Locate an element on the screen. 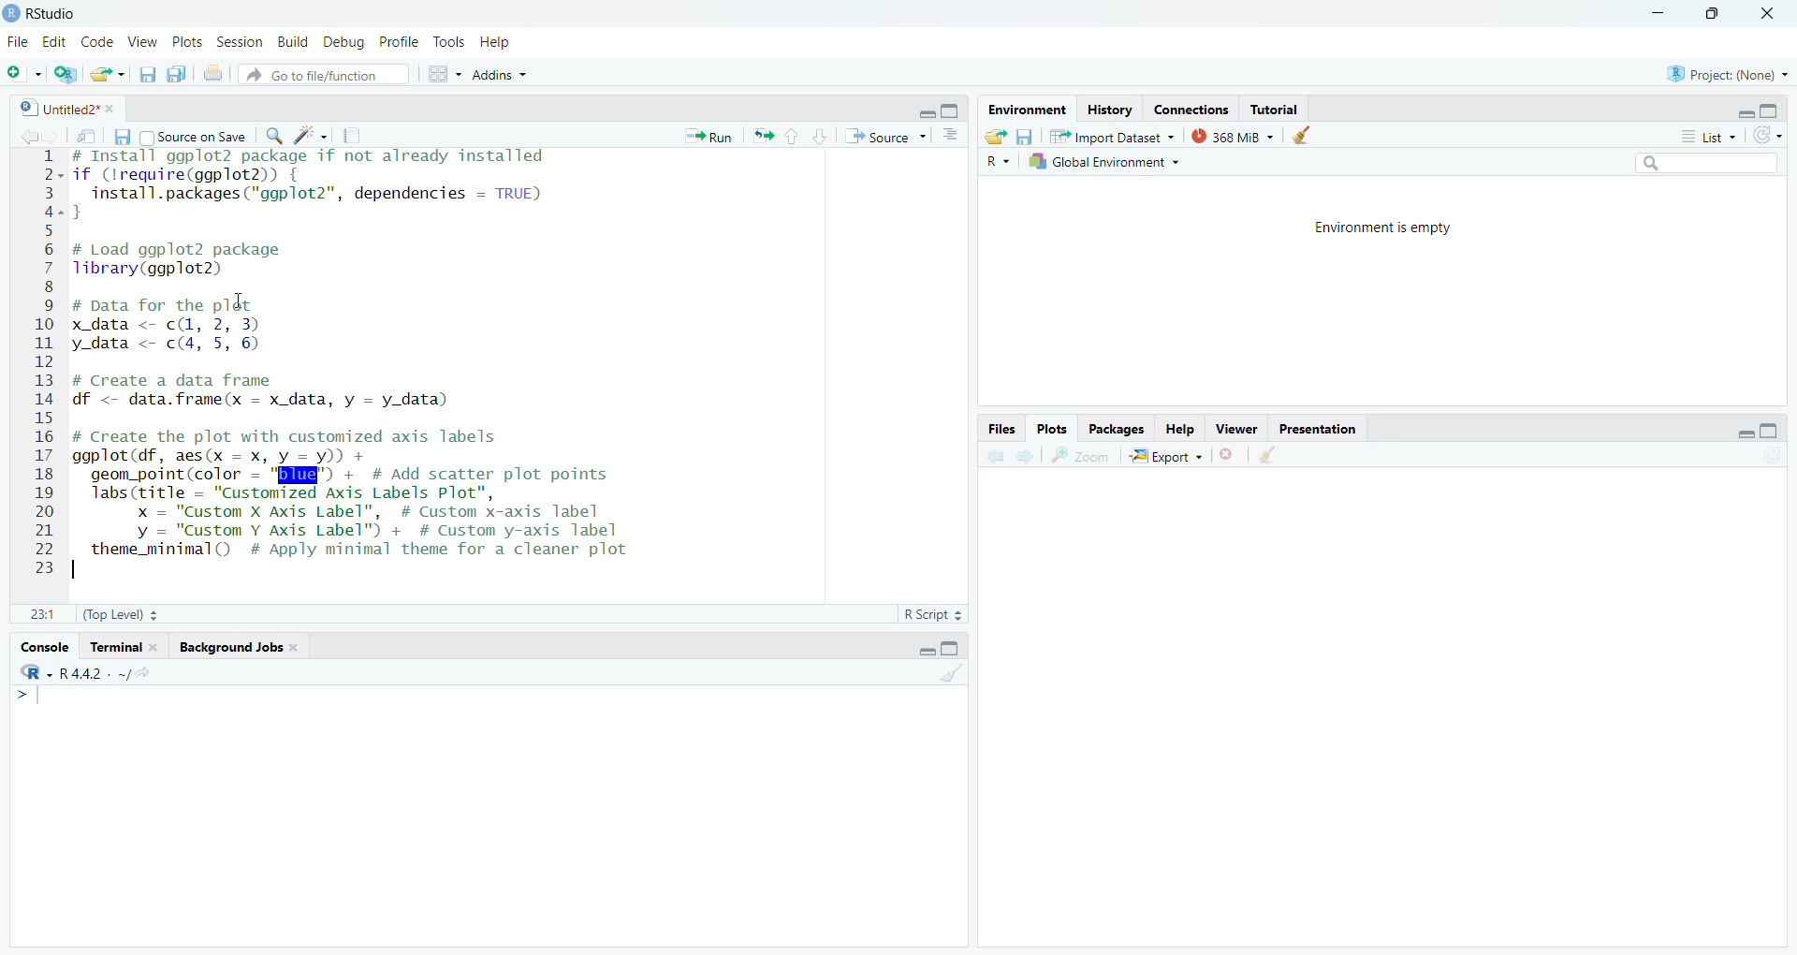 Image resolution: width=1797 pixels, height=955 pixels. print is located at coordinates (215, 77).